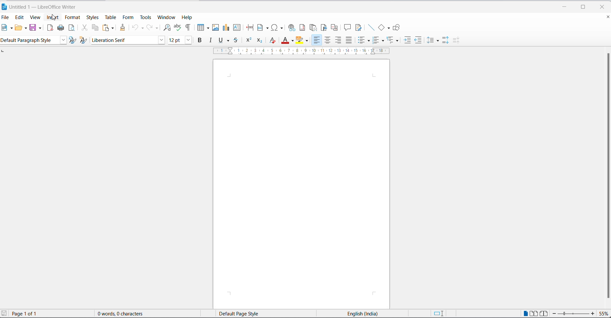 The width and height of the screenshot is (611, 318). Describe the element at coordinates (301, 40) in the screenshot. I see `character highlighting` at that location.